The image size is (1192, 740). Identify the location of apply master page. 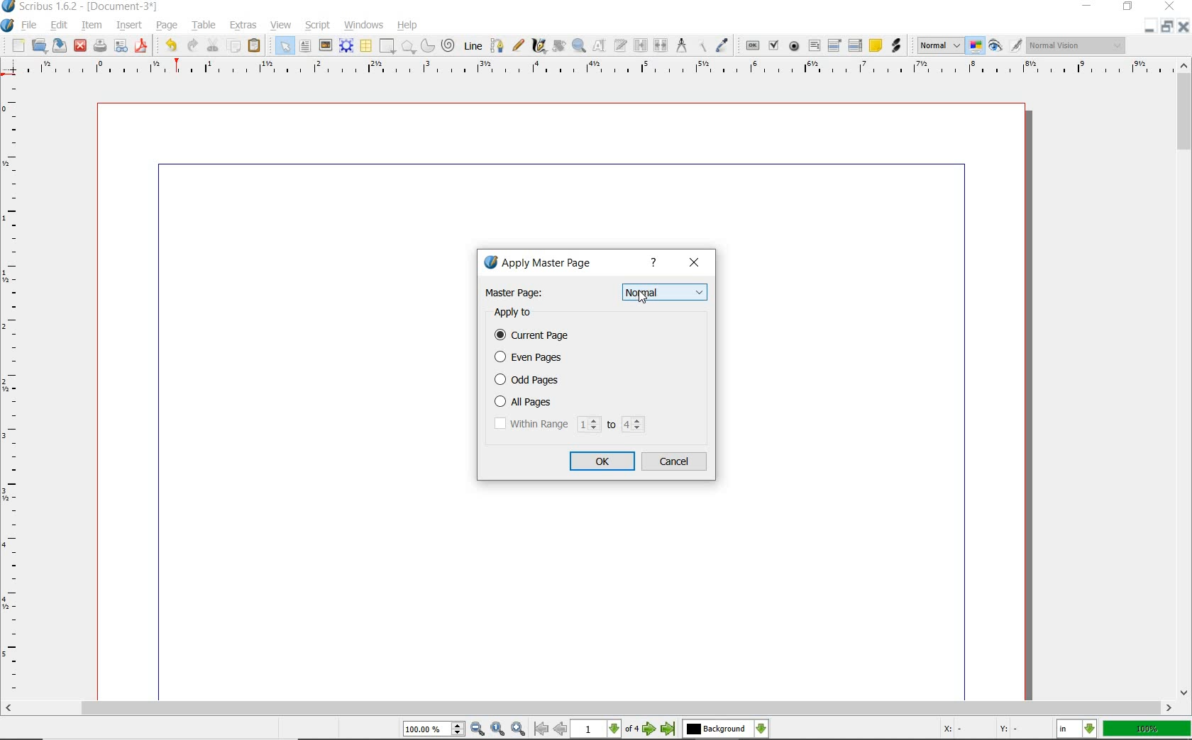
(542, 264).